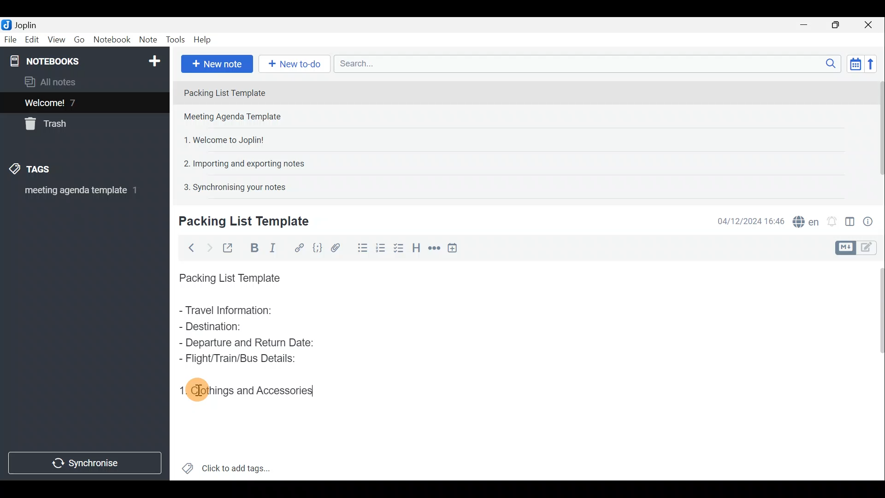 The image size is (885, 498). Describe the element at coordinates (83, 60) in the screenshot. I see `Notebook` at that location.